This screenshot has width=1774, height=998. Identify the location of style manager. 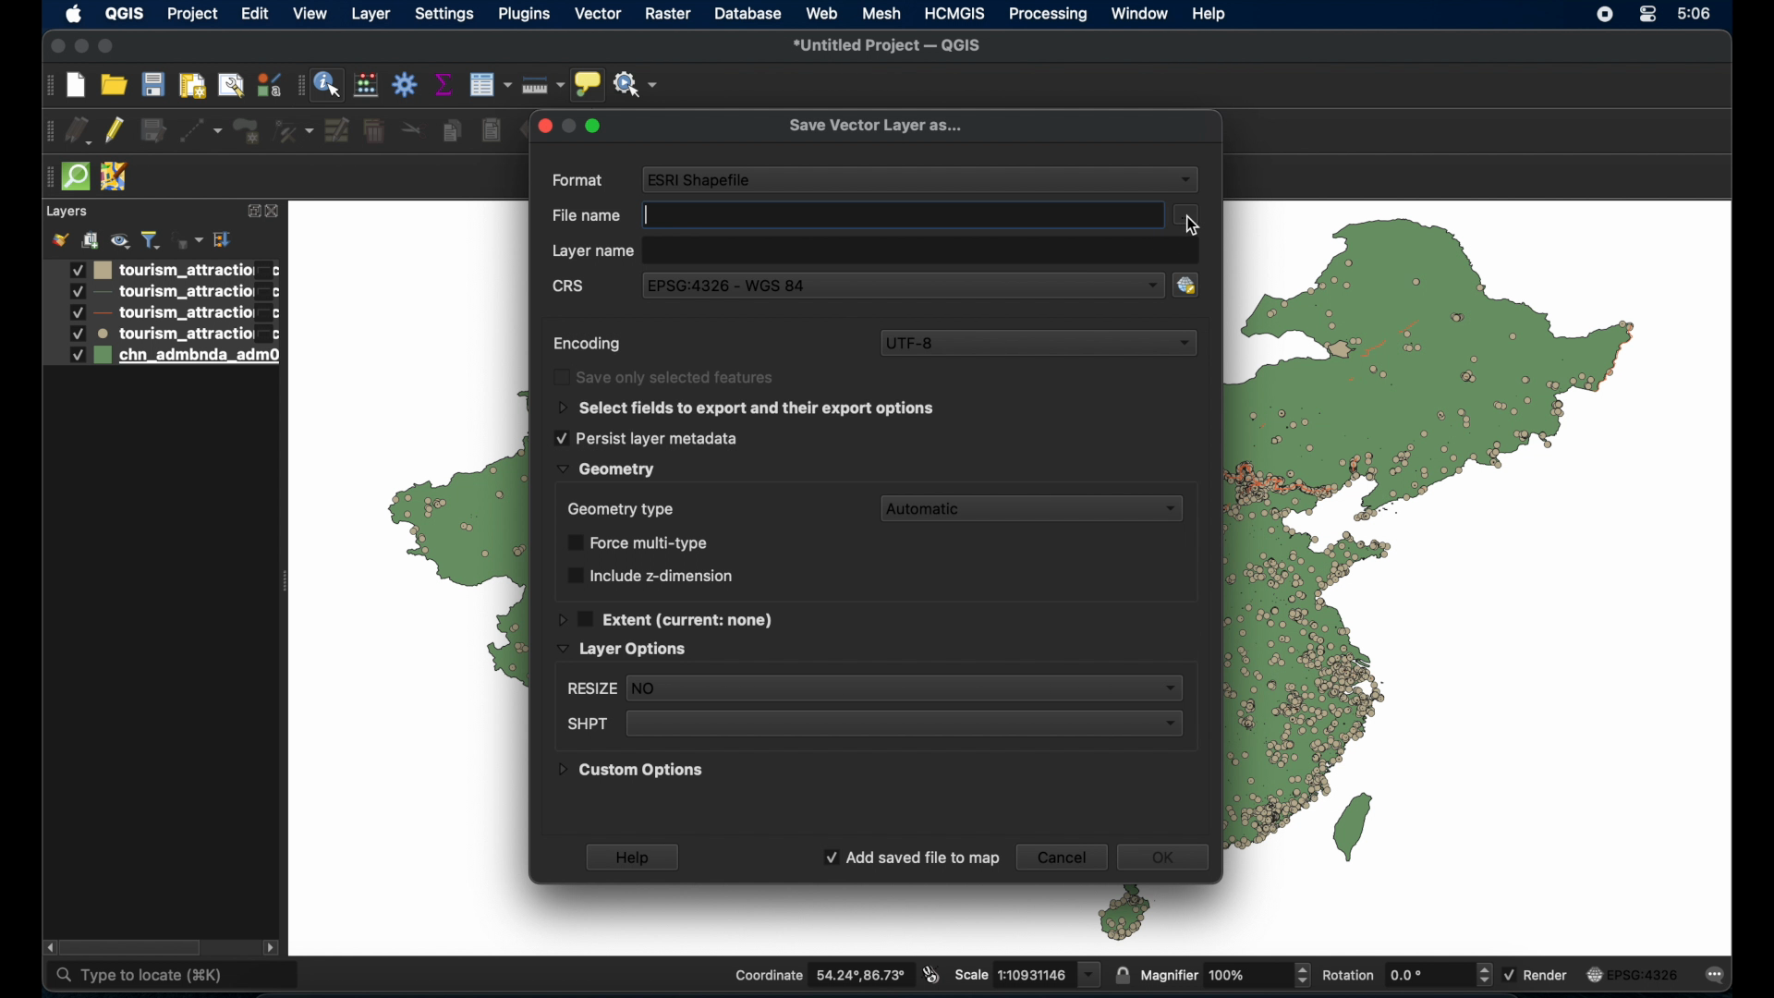
(267, 83).